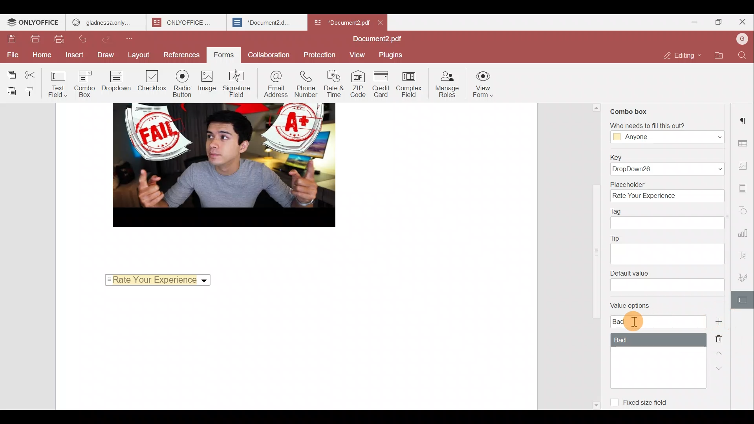 Image resolution: width=754 pixels, height=424 pixels. What do you see at coordinates (720, 321) in the screenshot?
I see `Add value` at bounding box center [720, 321].